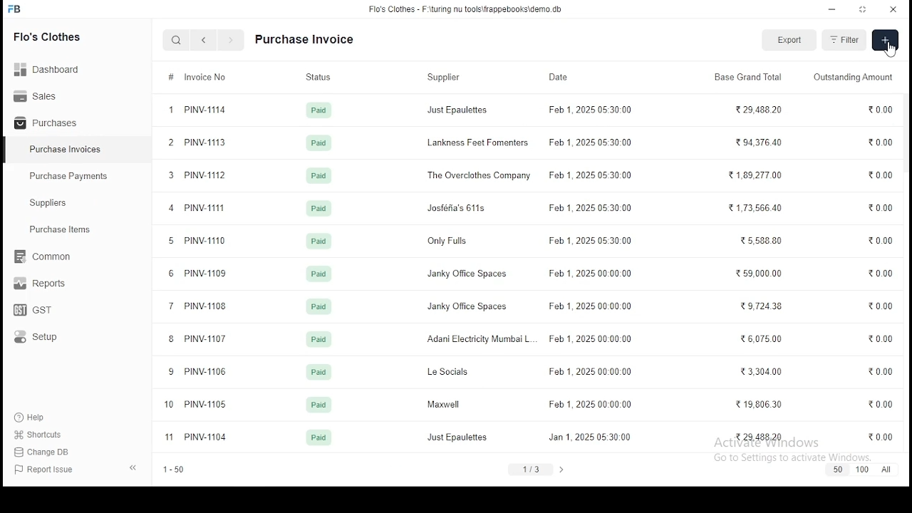 The width and height of the screenshot is (912, 513). I want to click on #, so click(172, 78).